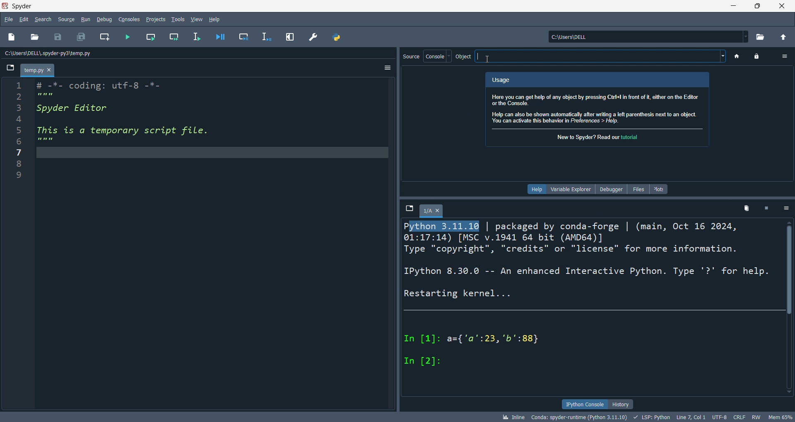 This screenshot has height=422, width=795. Describe the element at coordinates (65, 19) in the screenshot. I see `source` at that location.